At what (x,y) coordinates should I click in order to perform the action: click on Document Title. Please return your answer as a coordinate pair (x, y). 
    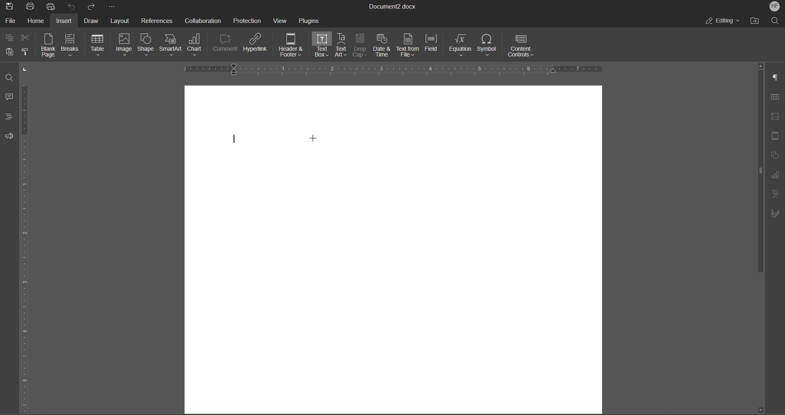
    Looking at the image, I should click on (393, 6).